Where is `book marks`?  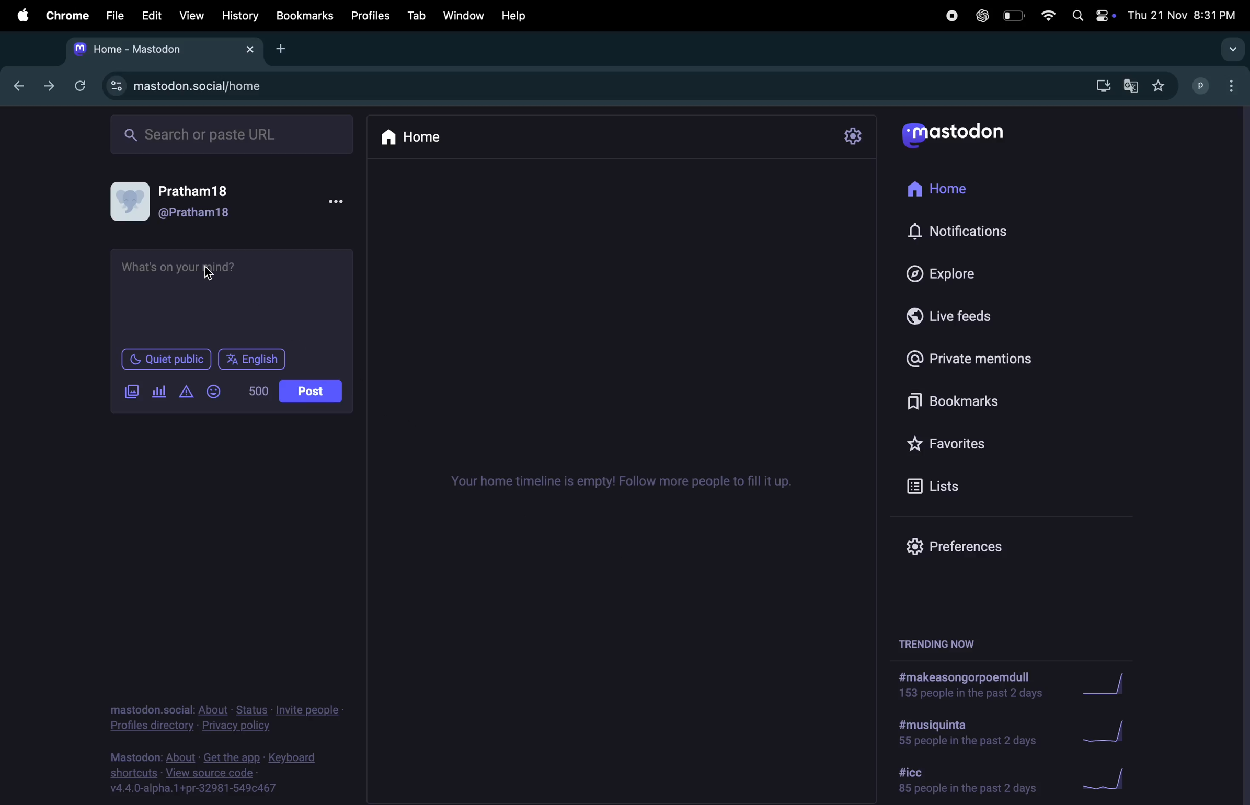 book marks is located at coordinates (303, 14).